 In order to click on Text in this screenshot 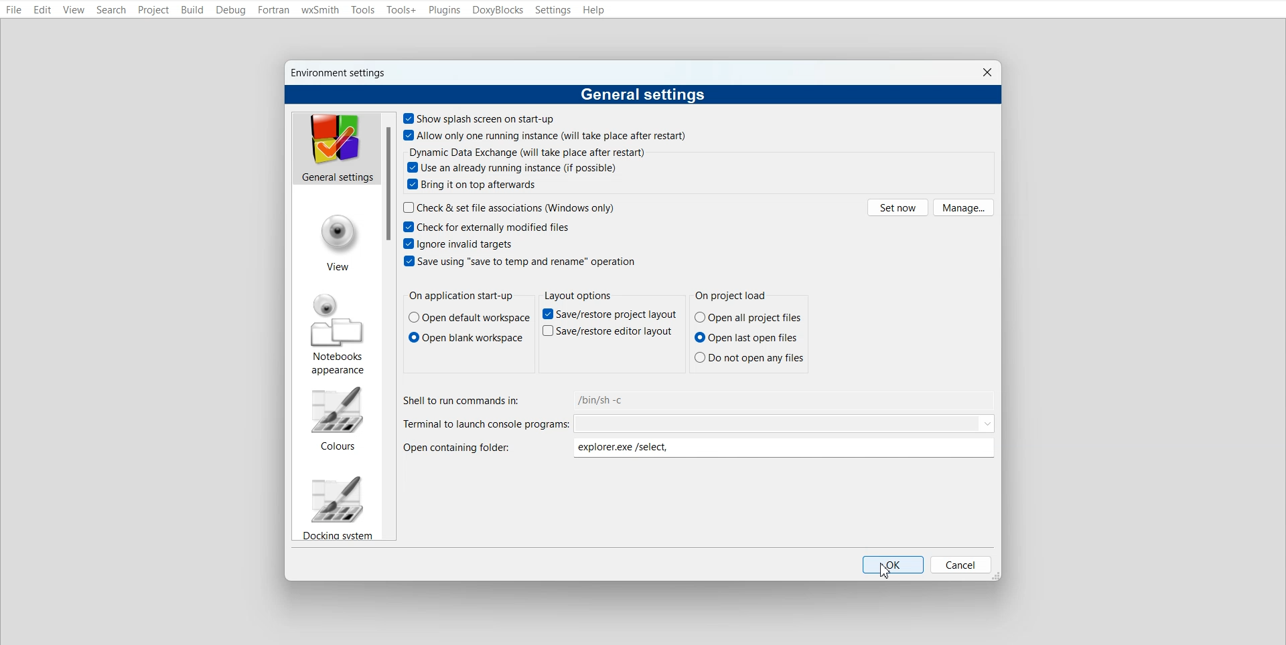, I will do `click(461, 296)`.